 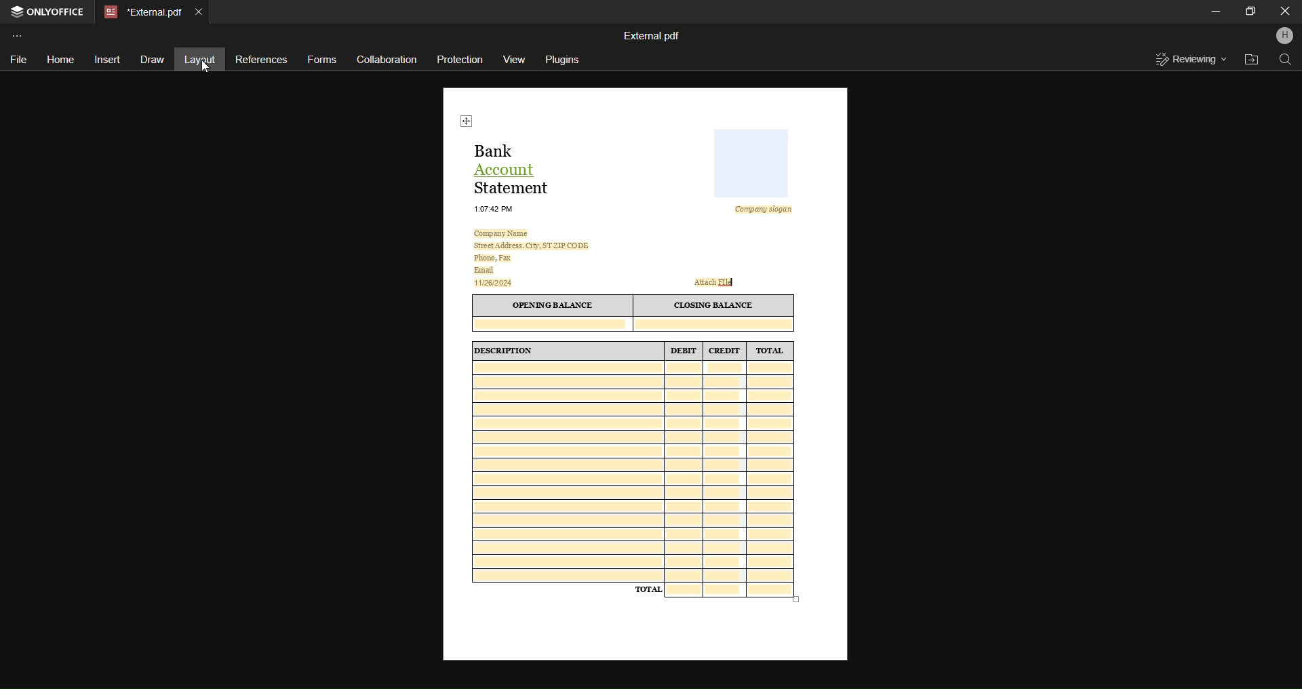 What do you see at coordinates (205, 67) in the screenshot?
I see `cursor` at bounding box center [205, 67].